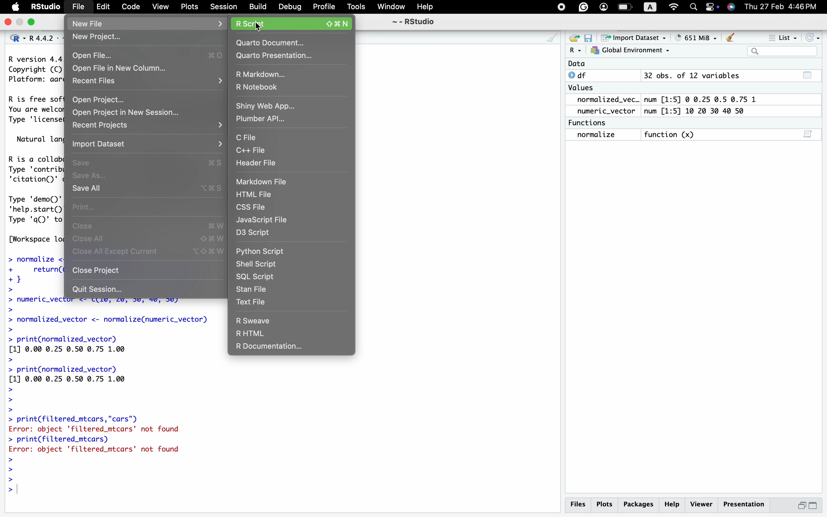 The width and height of the screenshot is (827, 517). I want to click on Debug, so click(289, 7).